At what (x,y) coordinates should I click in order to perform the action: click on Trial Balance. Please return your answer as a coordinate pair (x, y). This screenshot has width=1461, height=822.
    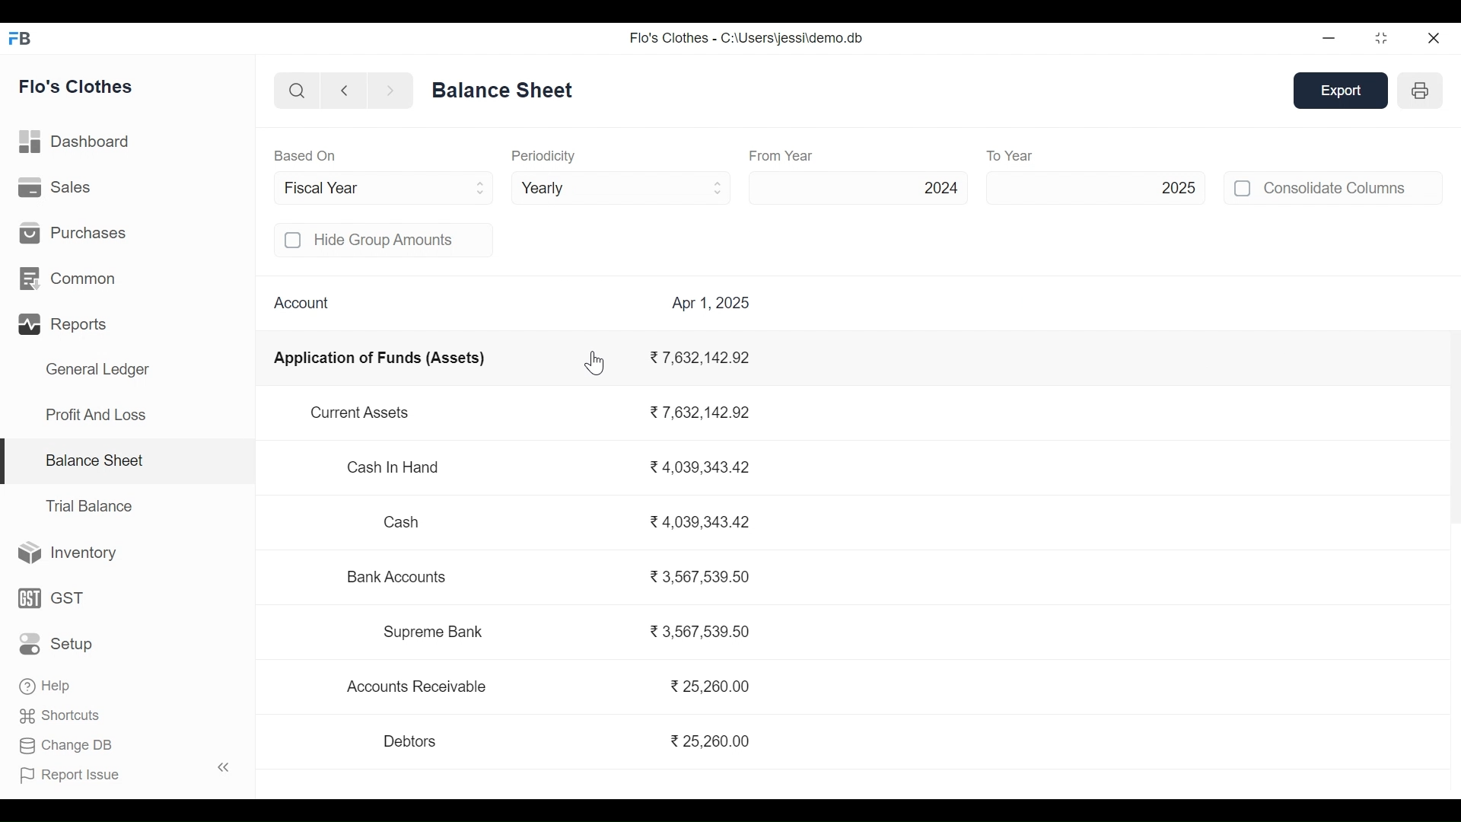
    Looking at the image, I should click on (89, 506).